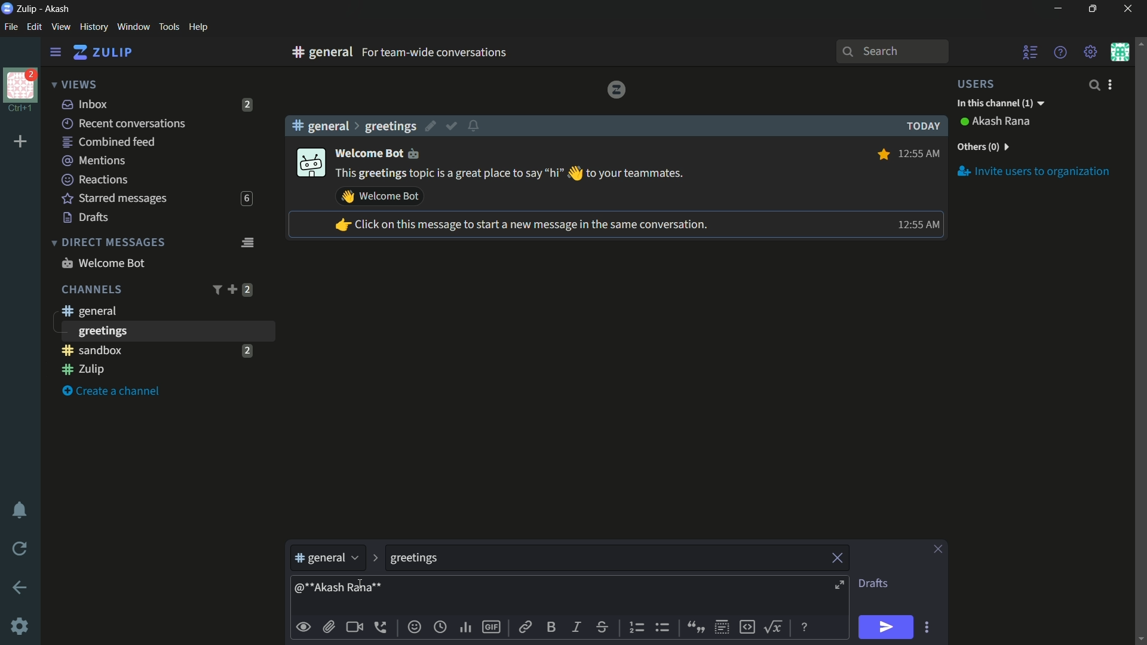  I want to click on send, so click(885, 628).